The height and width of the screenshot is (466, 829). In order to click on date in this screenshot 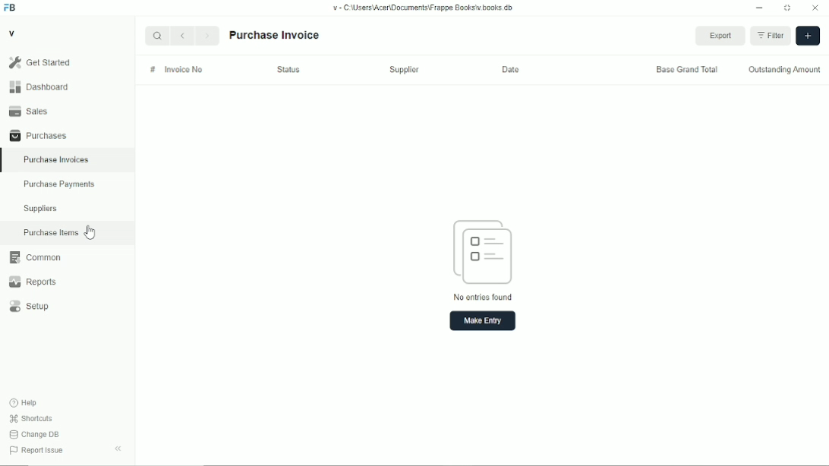, I will do `click(510, 70)`.